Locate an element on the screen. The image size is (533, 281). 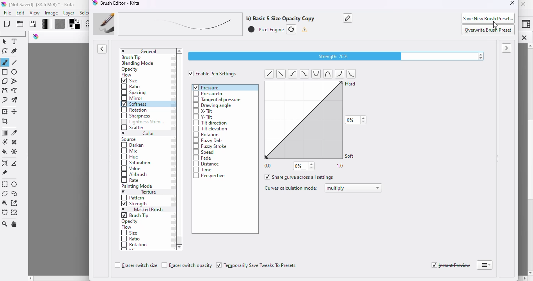
rectangular selection tool is located at coordinates (5, 184).